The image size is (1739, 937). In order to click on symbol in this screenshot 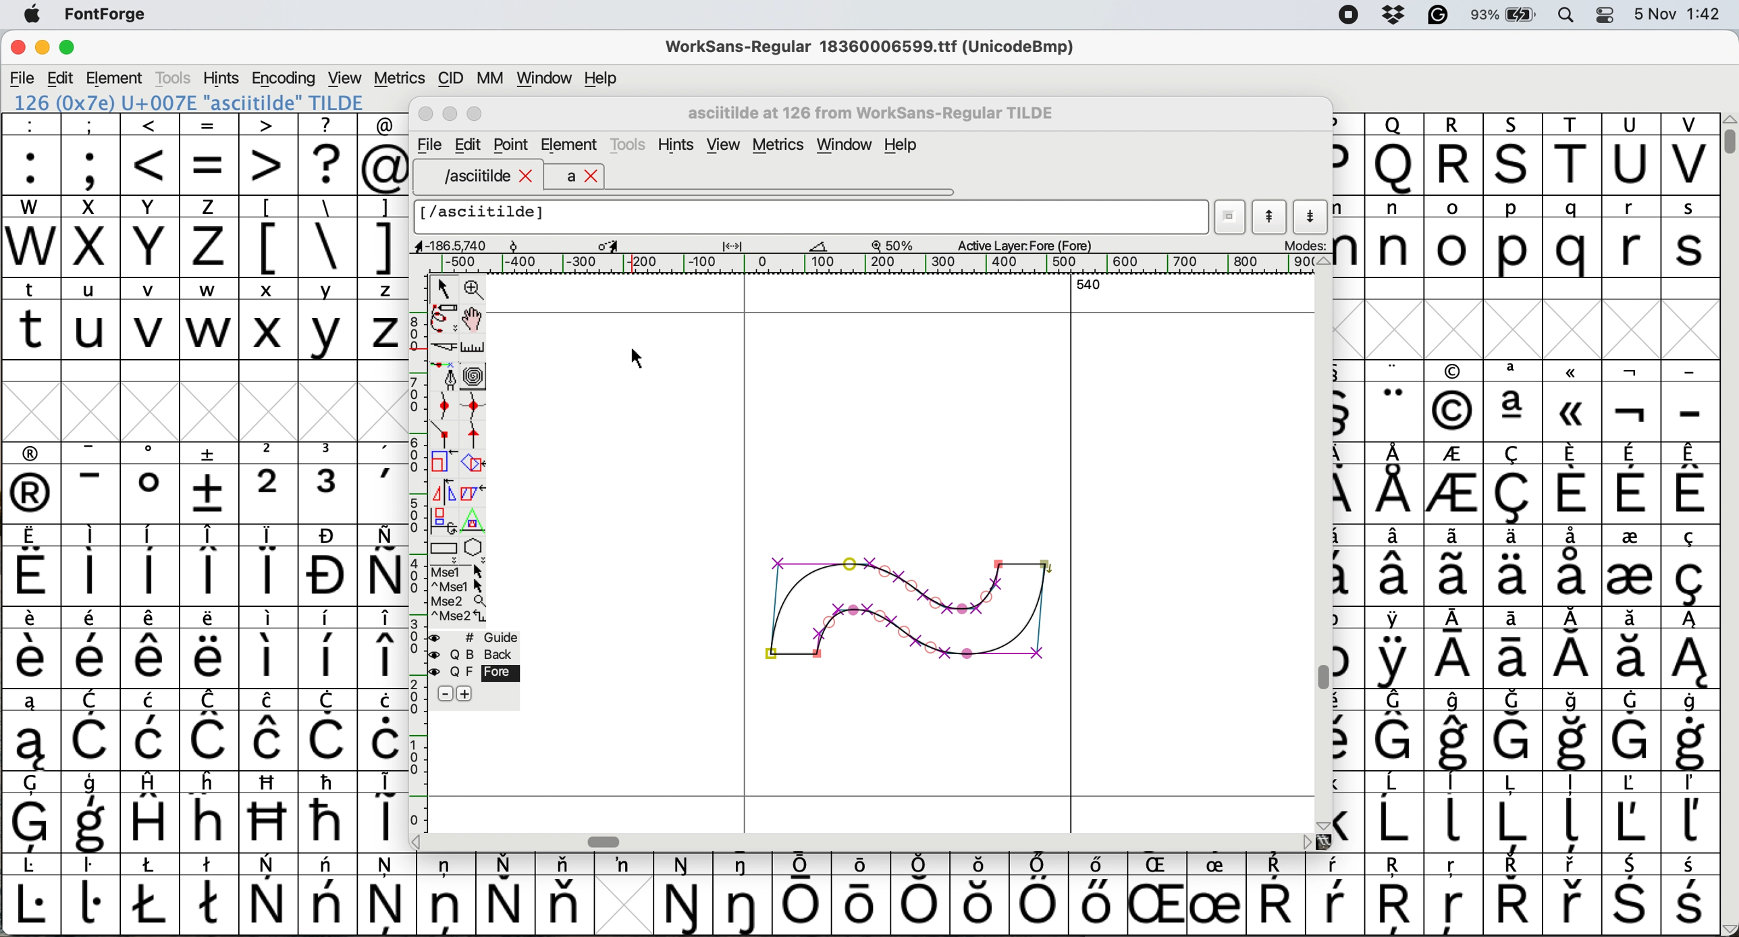, I will do `click(269, 647)`.